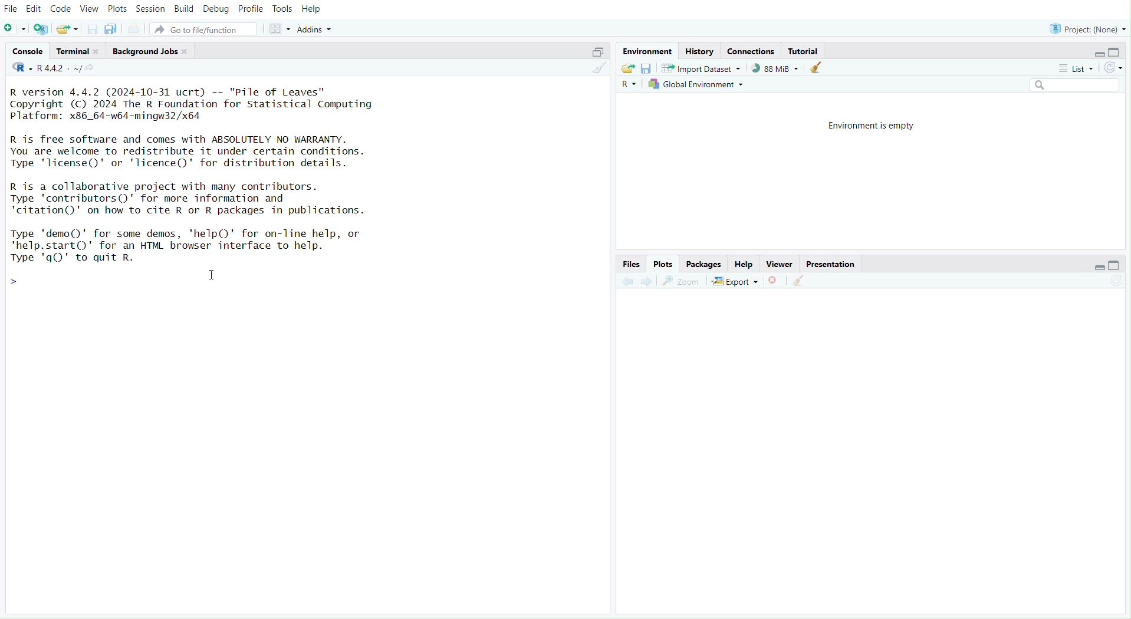  What do you see at coordinates (67, 29) in the screenshot?
I see `Open an existing file (Ctrl + O)` at bounding box center [67, 29].